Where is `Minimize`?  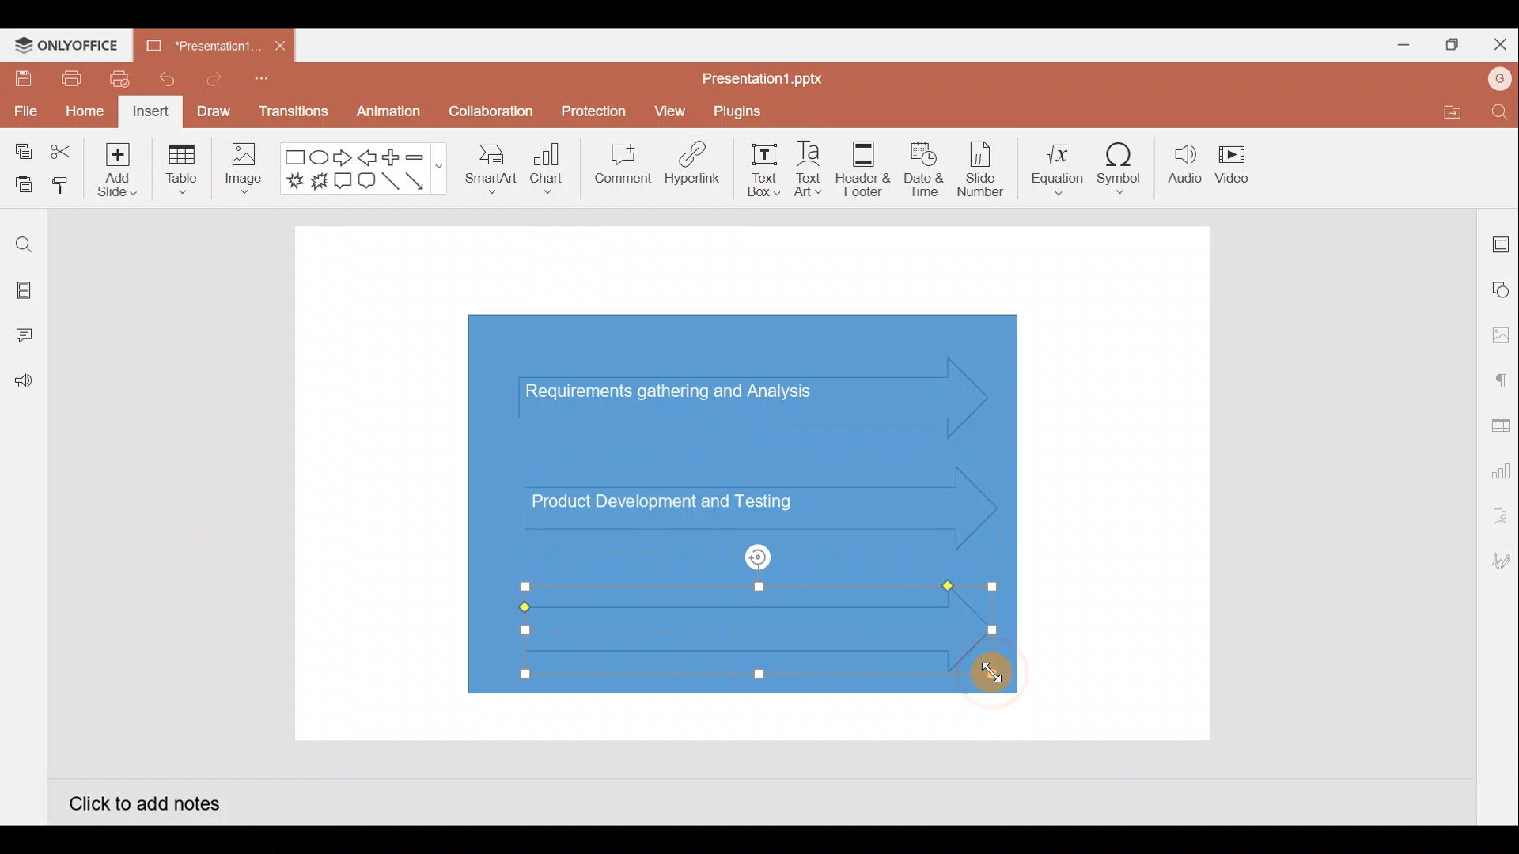
Minimize is located at coordinates (1397, 42).